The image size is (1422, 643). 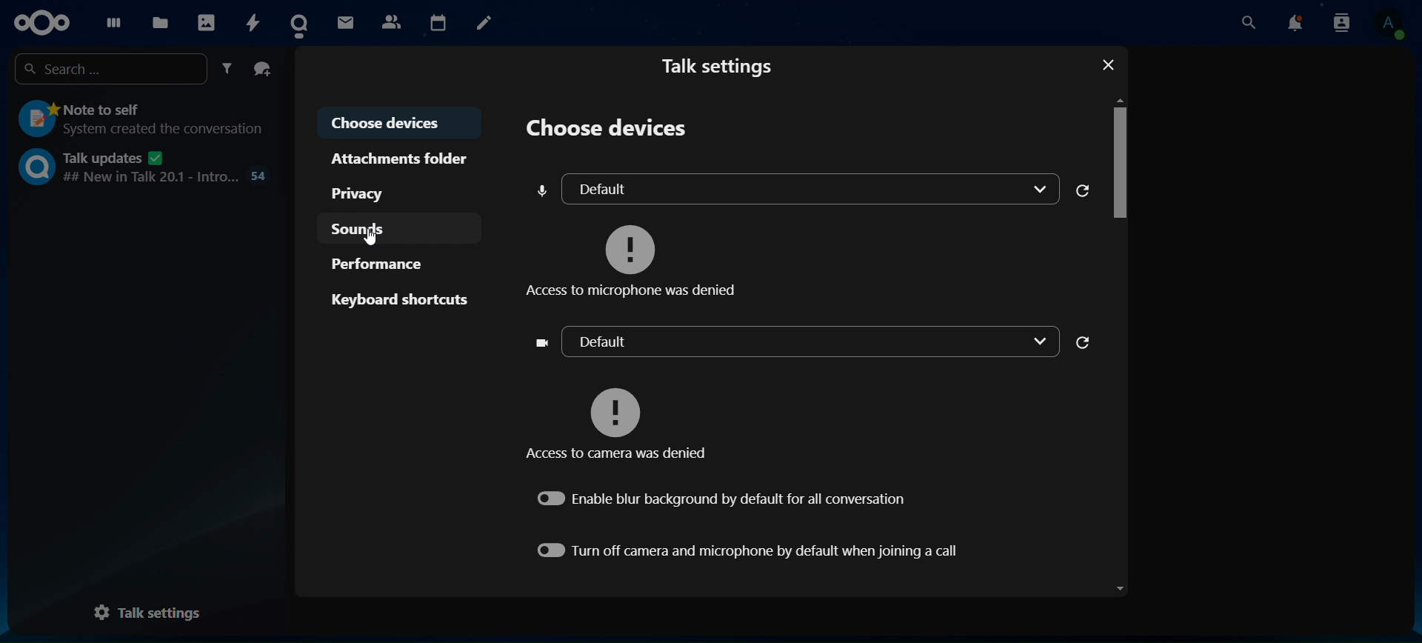 What do you see at coordinates (205, 19) in the screenshot?
I see `photos` at bounding box center [205, 19].